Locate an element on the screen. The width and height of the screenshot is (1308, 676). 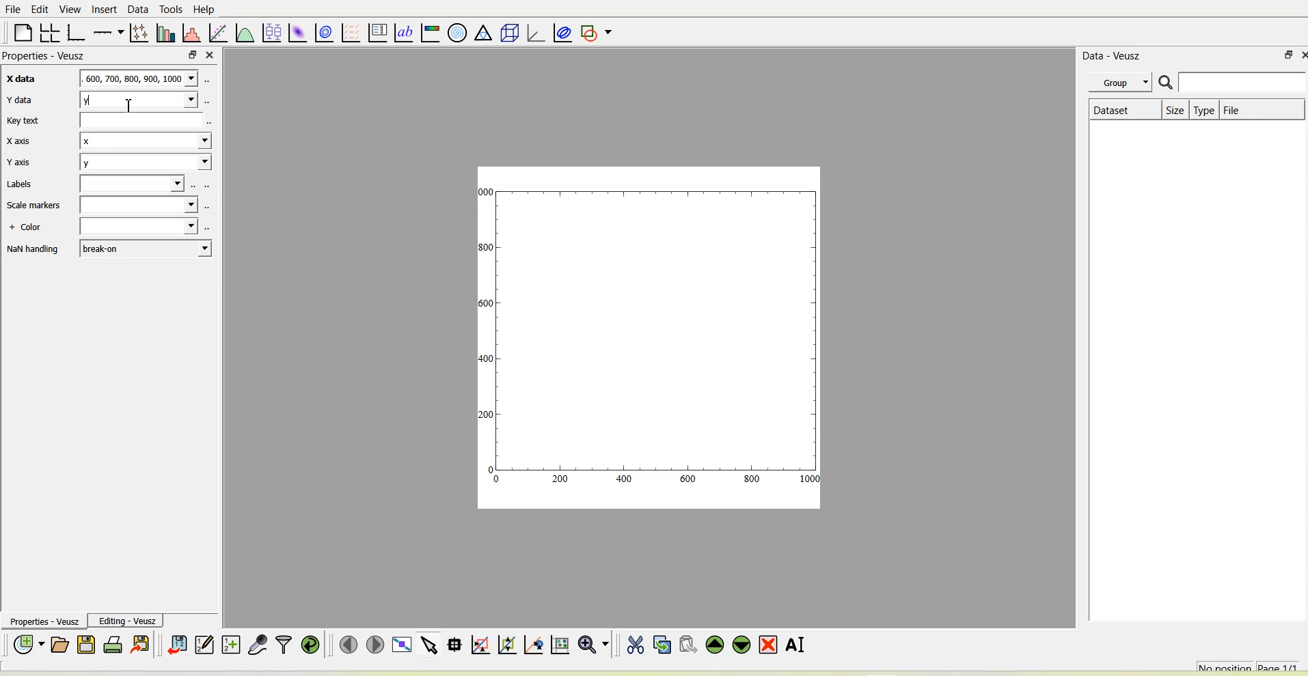
+ Color is located at coordinates (25, 227).